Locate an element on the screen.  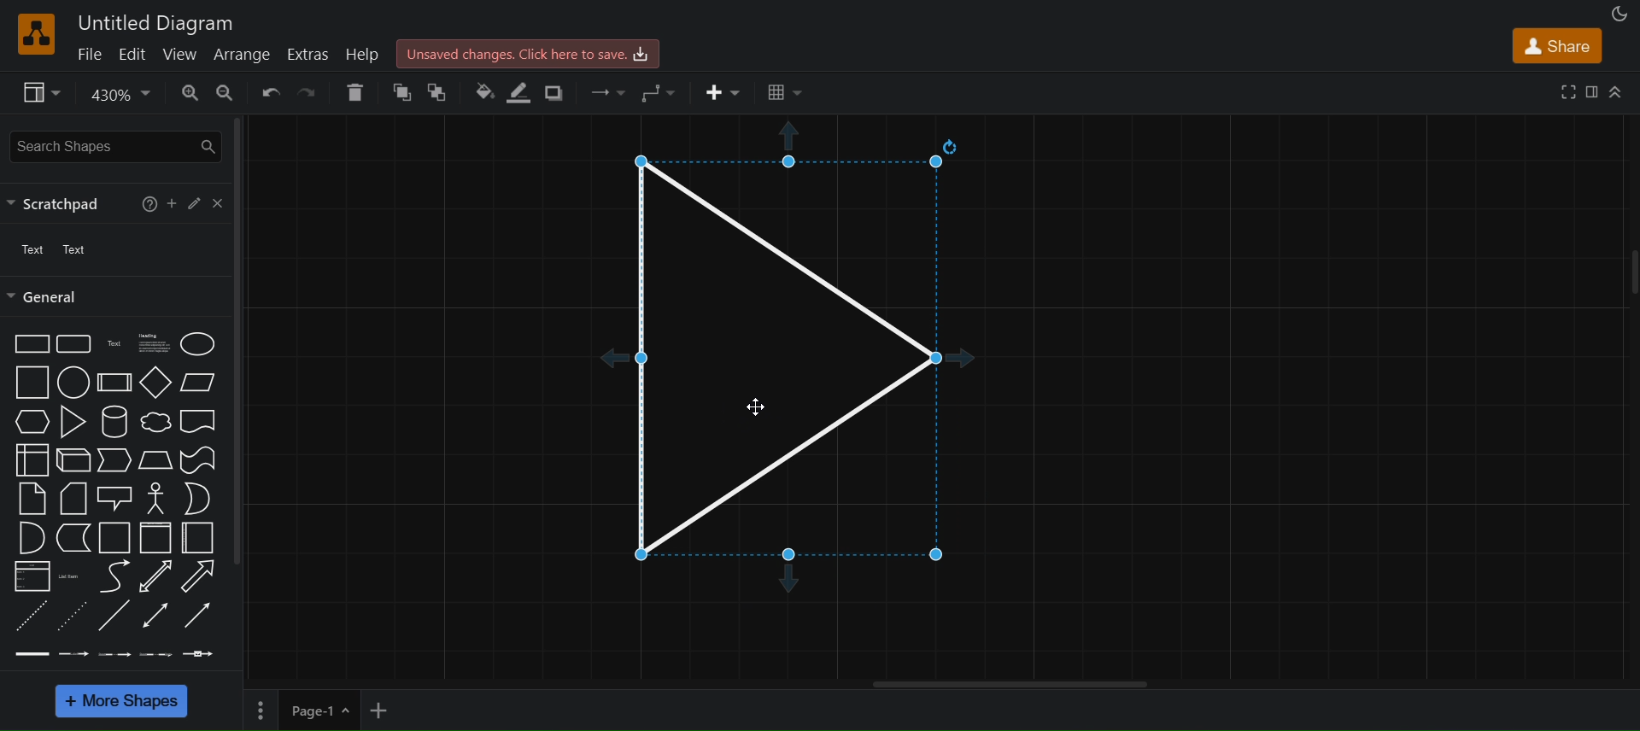
triangle snap to grid is located at coordinates (796, 365).